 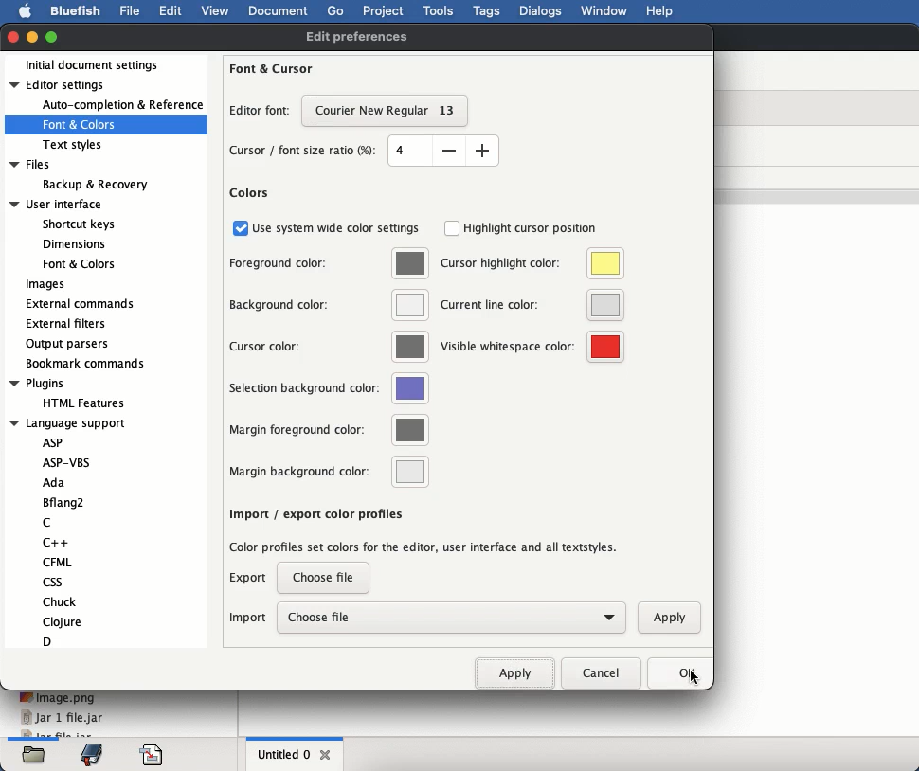 What do you see at coordinates (336, 10) in the screenshot?
I see `go` at bounding box center [336, 10].